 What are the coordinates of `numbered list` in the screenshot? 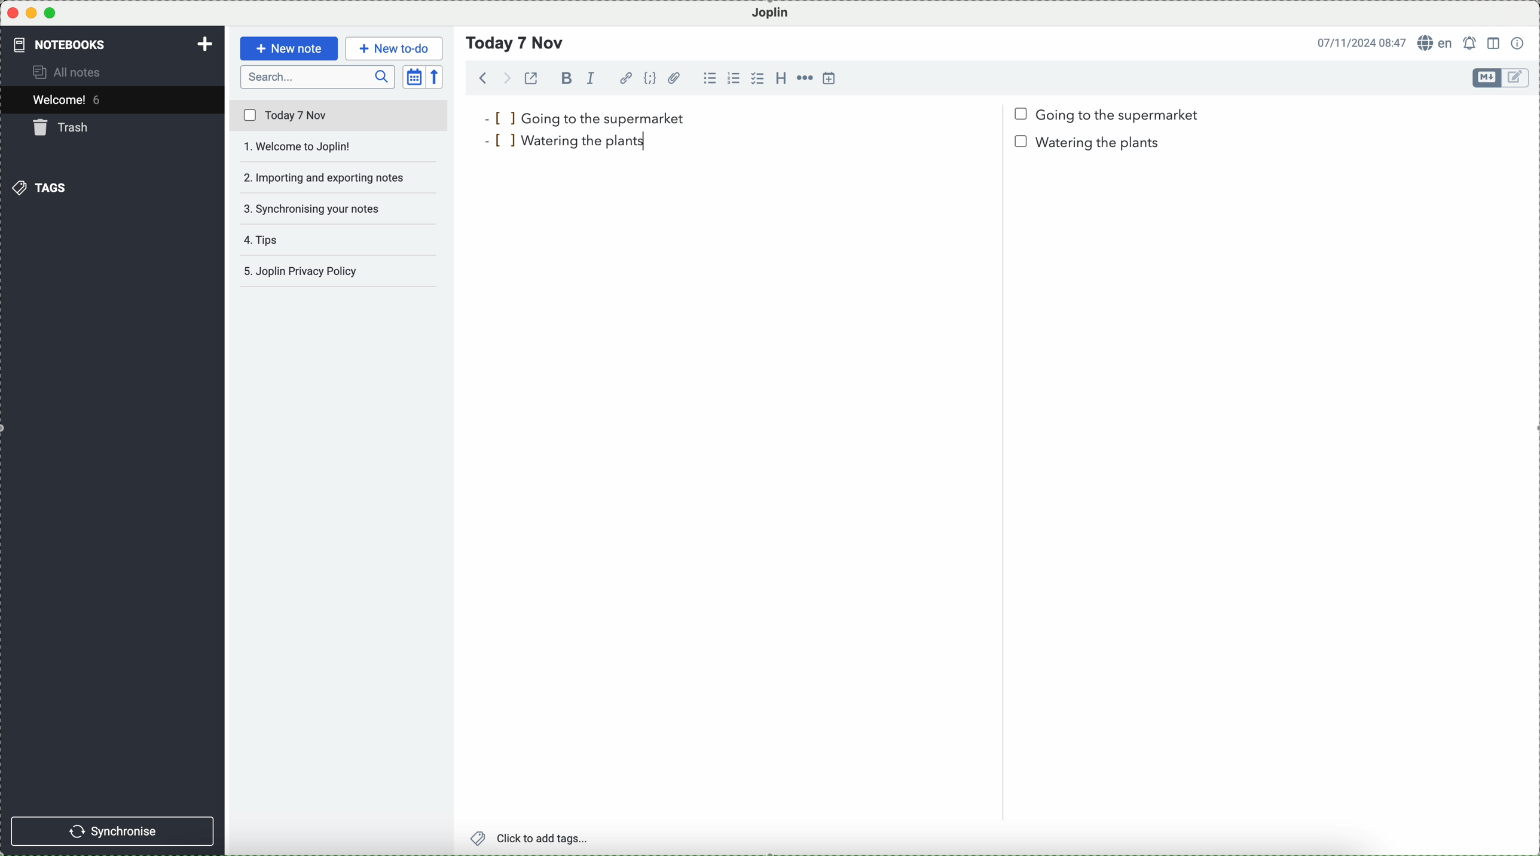 It's located at (734, 78).